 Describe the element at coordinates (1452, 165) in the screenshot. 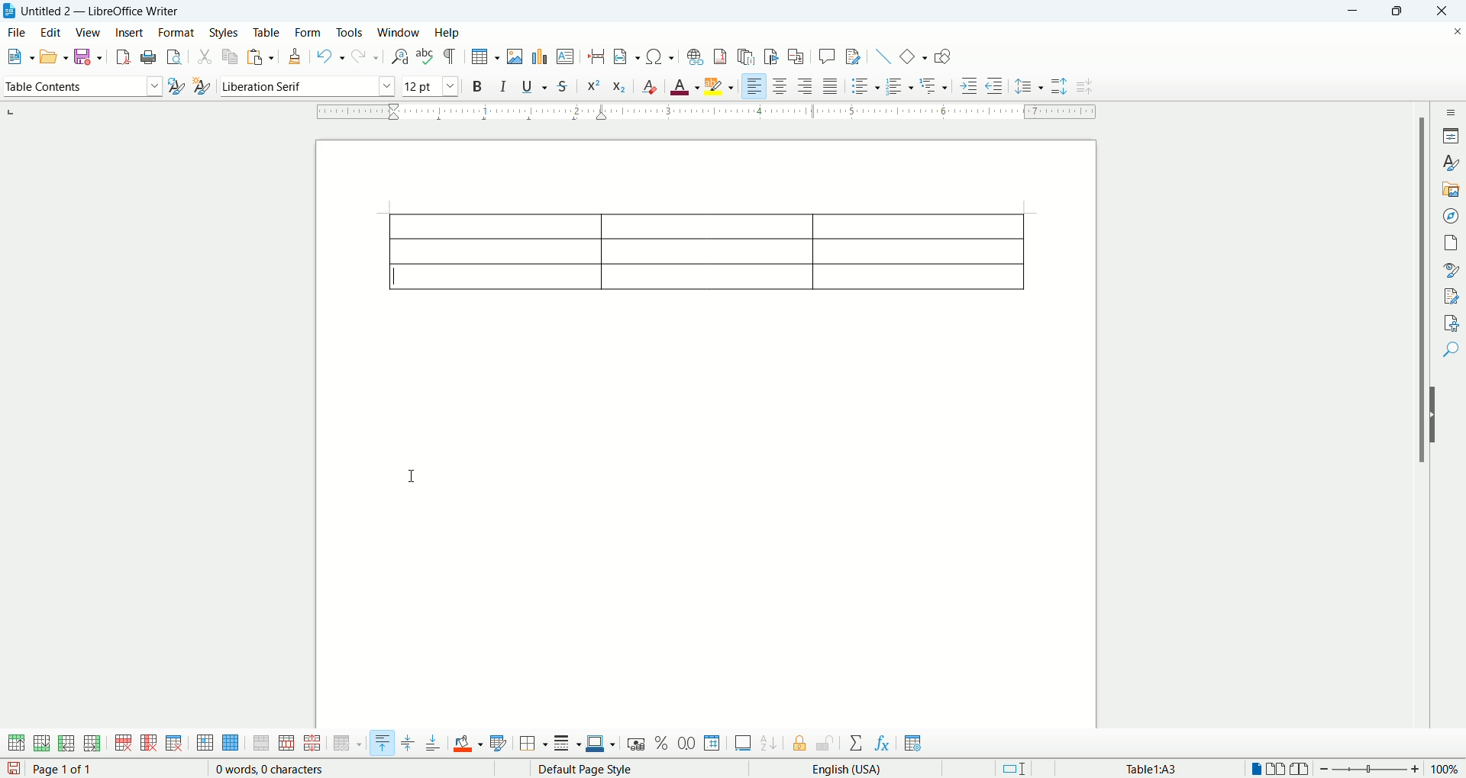

I see `style` at that location.